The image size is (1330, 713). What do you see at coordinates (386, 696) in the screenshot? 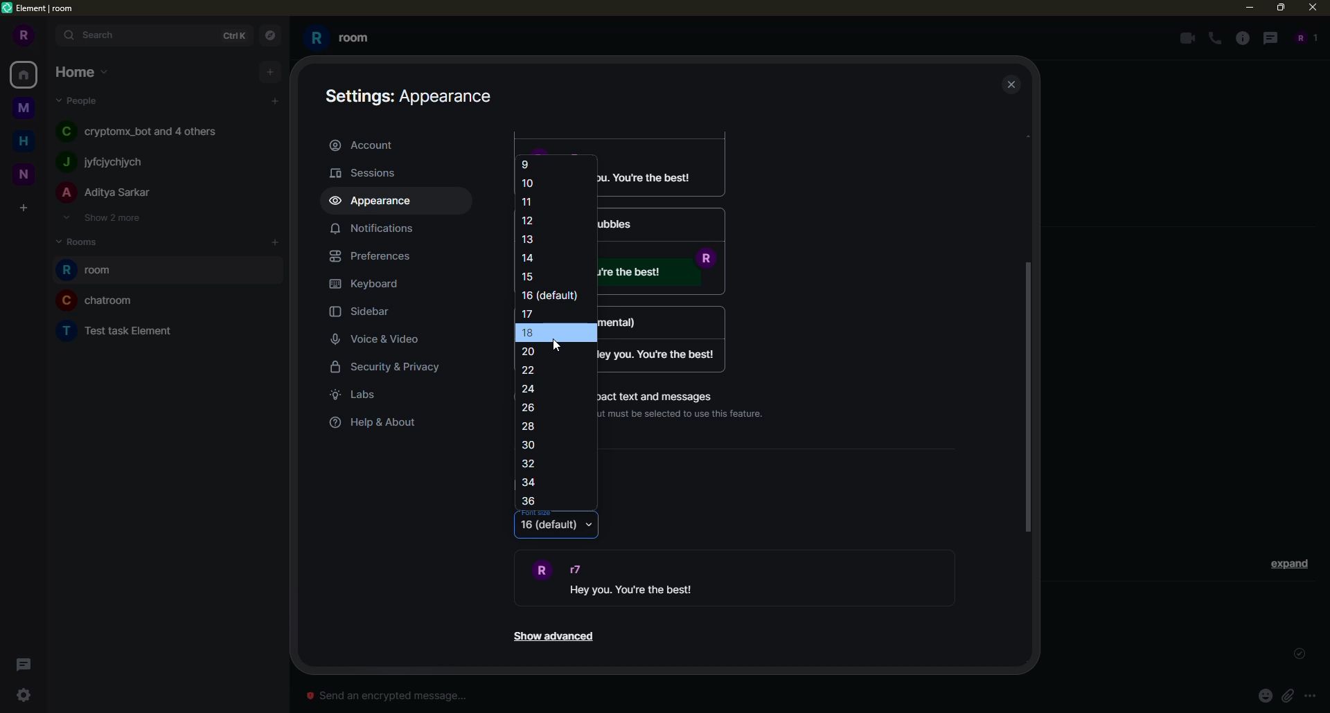
I see ` Send an encrypted message...` at bounding box center [386, 696].